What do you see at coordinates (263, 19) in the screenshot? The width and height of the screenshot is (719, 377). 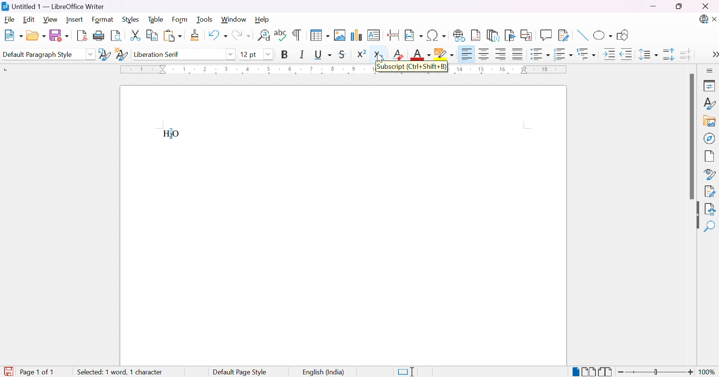 I see `Help` at bounding box center [263, 19].